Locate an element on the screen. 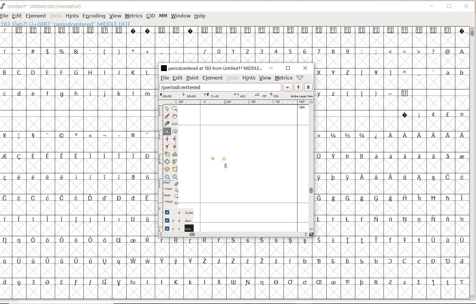 Image resolution: width=476 pixels, height=304 pixels. RESTORE is located at coordinates (449, 7).